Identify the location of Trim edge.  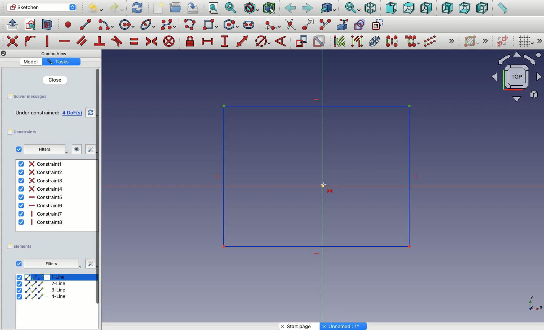
(291, 25).